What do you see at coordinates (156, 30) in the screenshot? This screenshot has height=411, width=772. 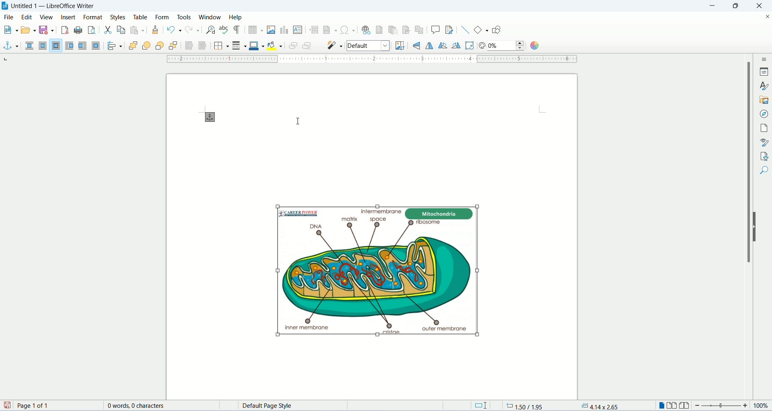 I see `clone formatting` at bounding box center [156, 30].